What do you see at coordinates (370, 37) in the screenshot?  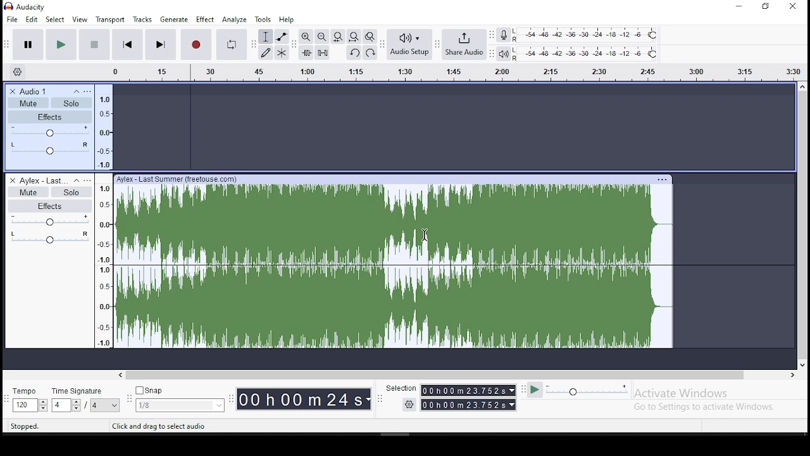 I see `zoom toggle` at bounding box center [370, 37].